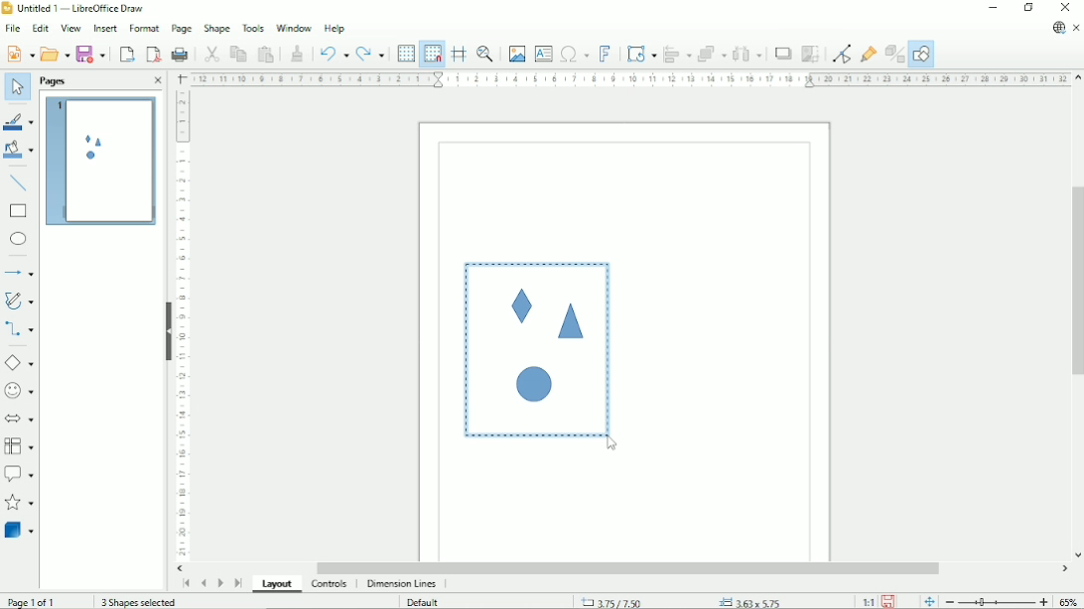 The height and width of the screenshot is (609, 1084). What do you see at coordinates (1078, 78) in the screenshot?
I see `Vertical scroll button` at bounding box center [1078, 78].